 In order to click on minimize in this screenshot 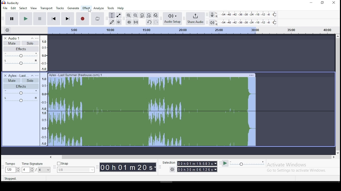, I will do `click(310, 3)`.